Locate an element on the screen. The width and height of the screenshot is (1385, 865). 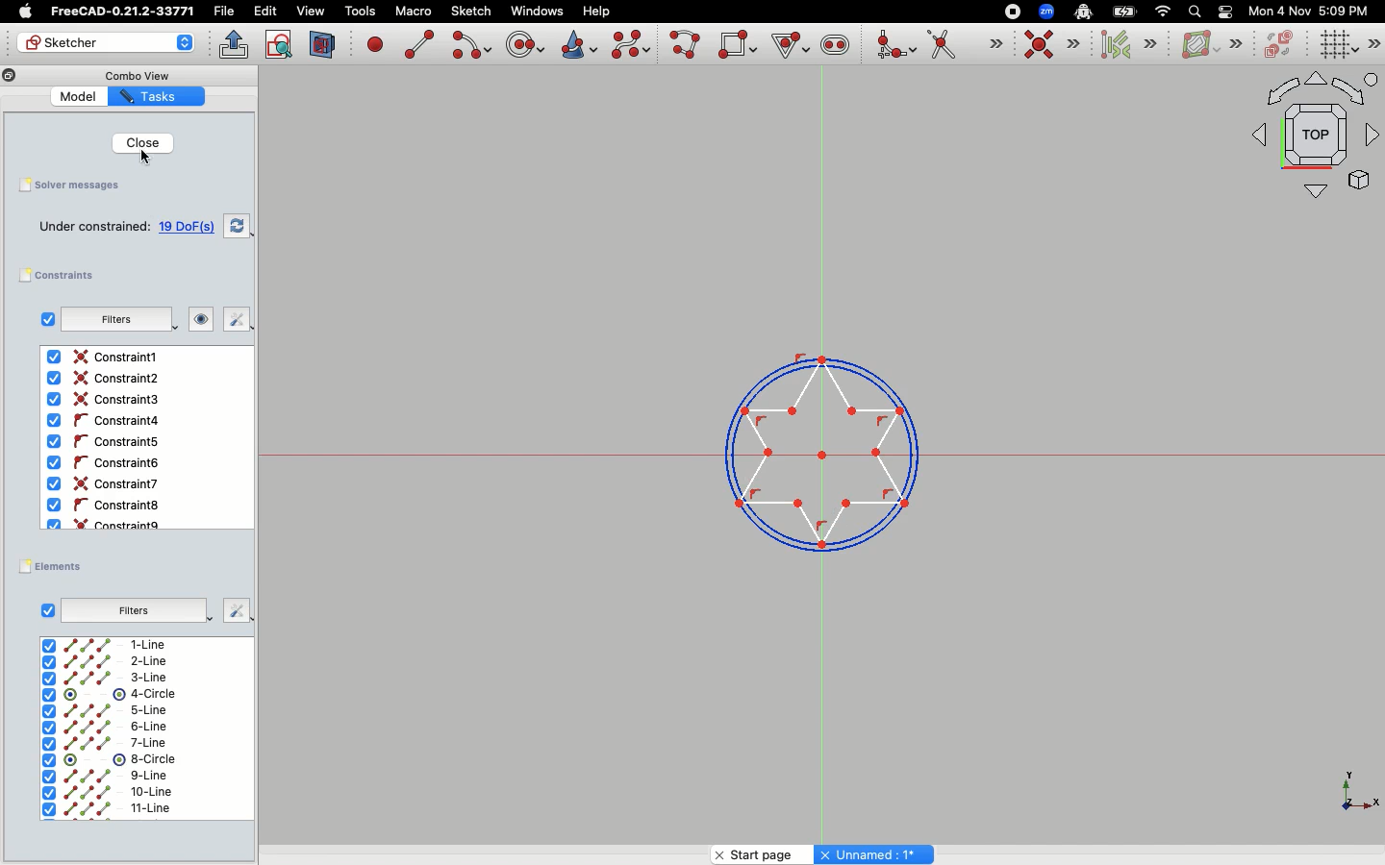
Constraint coincident is located at coordinates (1052, 45).